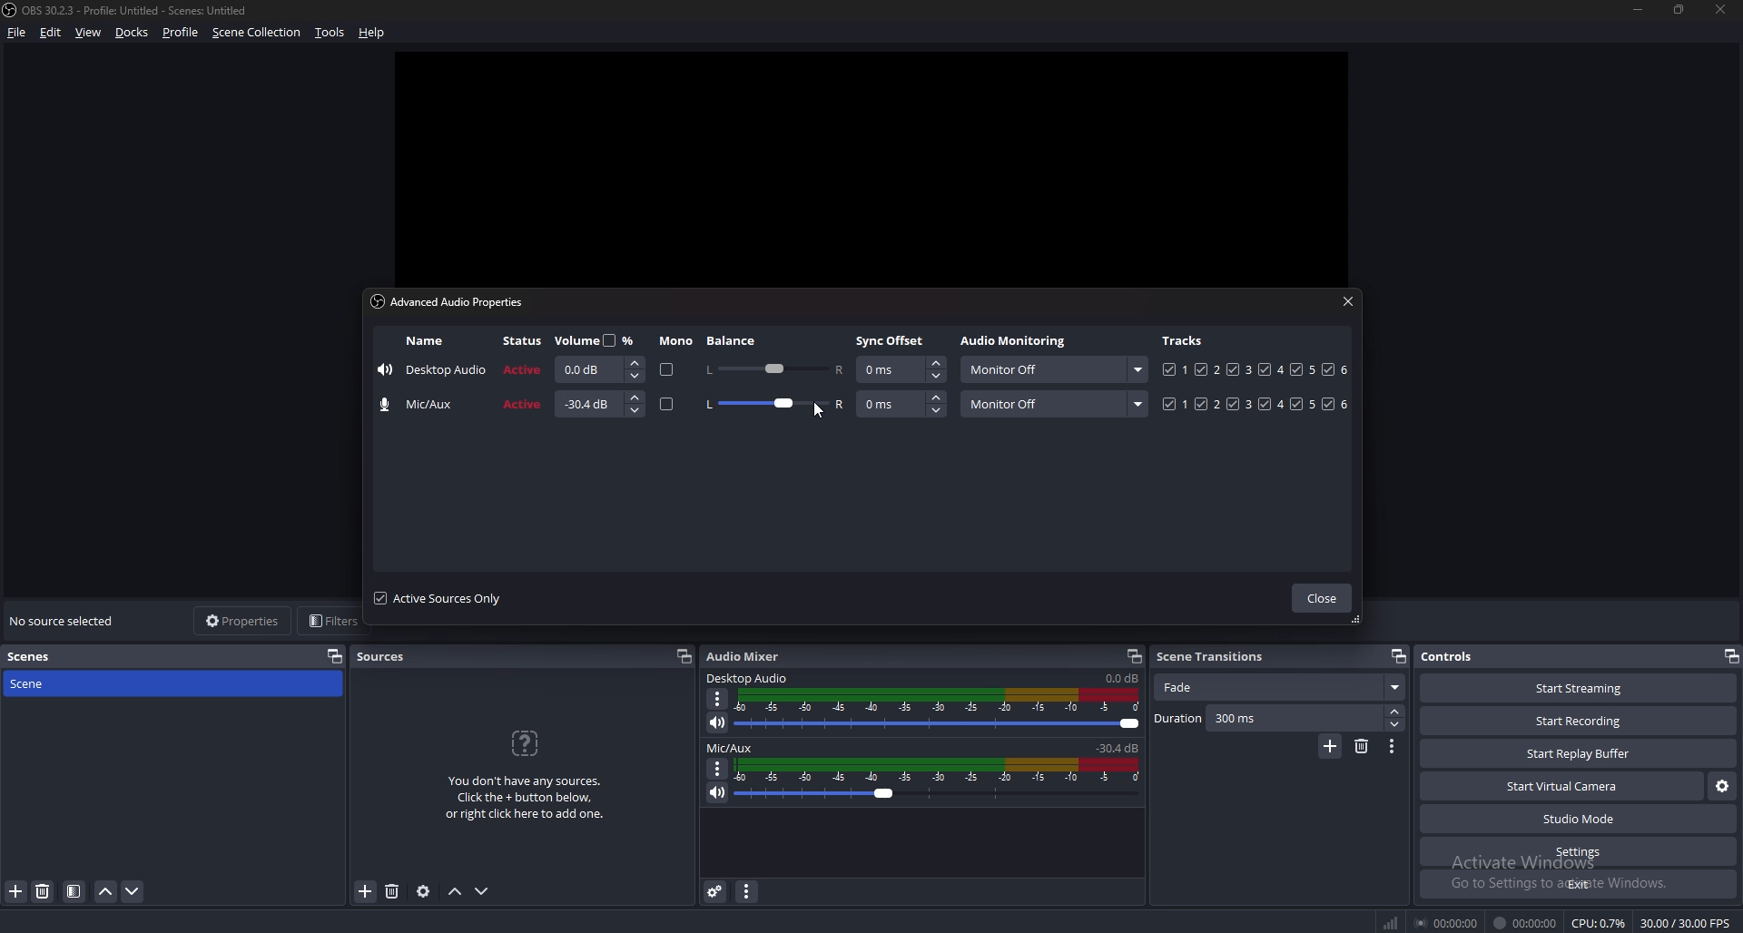  Describe the element at coordinates (1054, 403) in the screenshot. I see `monitor off` at that location.